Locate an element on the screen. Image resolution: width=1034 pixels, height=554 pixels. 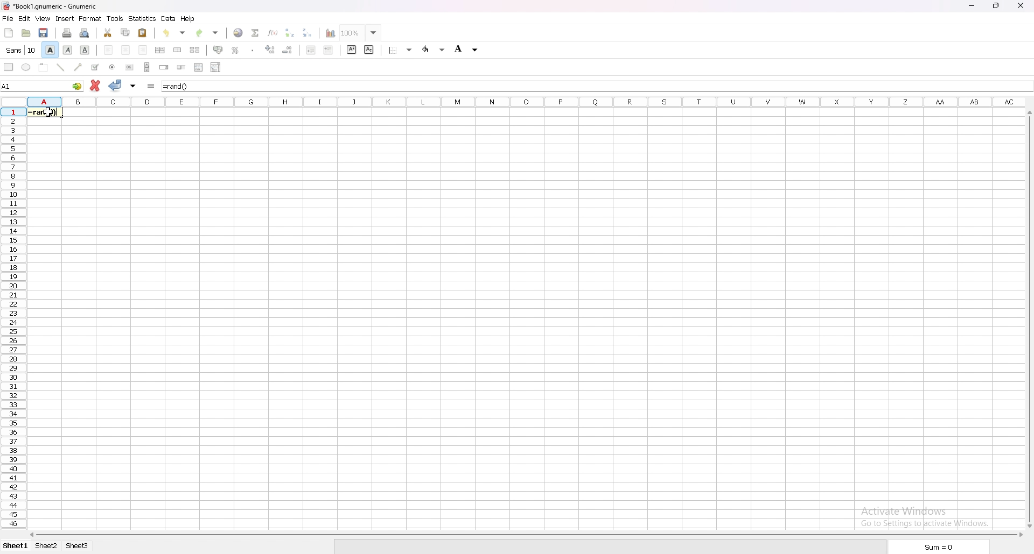
sort descending is located at coordinates (307, 32).